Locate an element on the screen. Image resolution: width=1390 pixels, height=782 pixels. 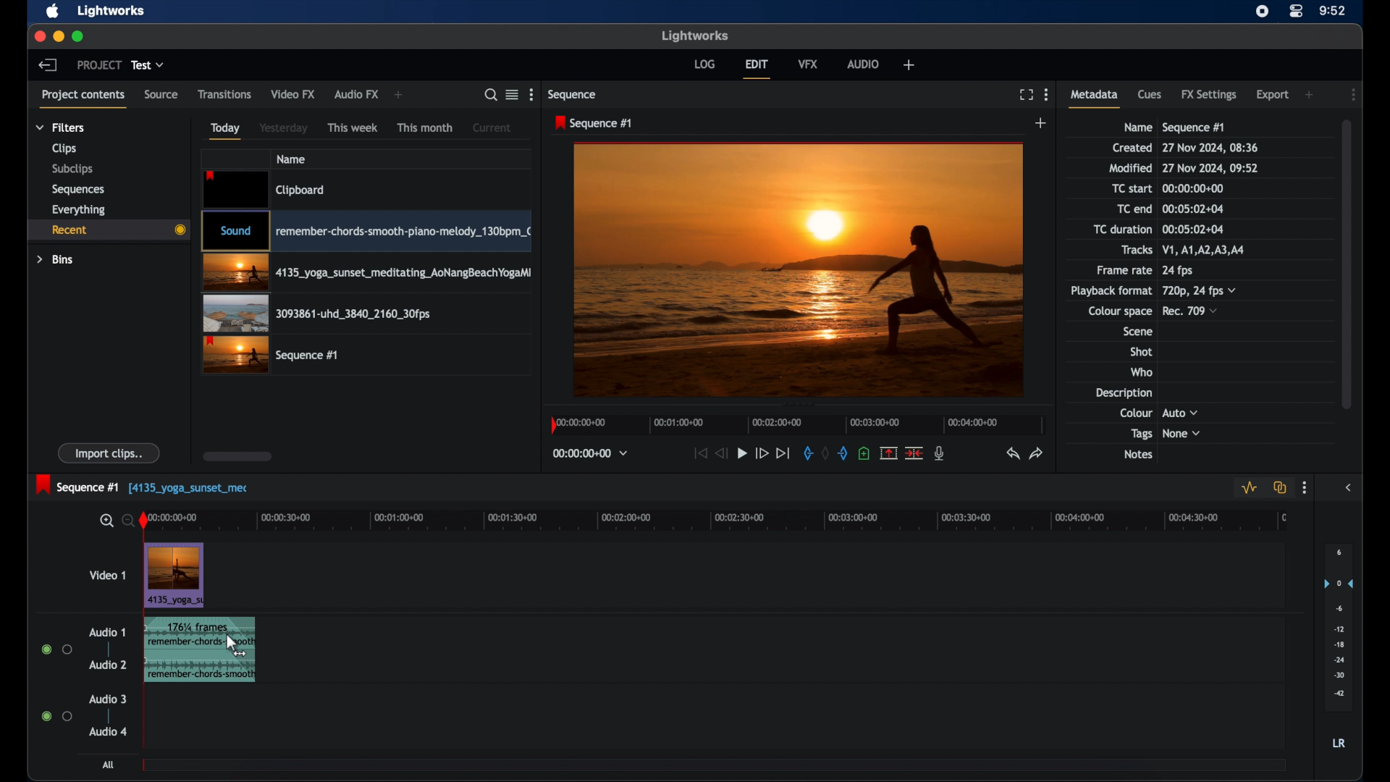
project is located at coordinates (98, 64).